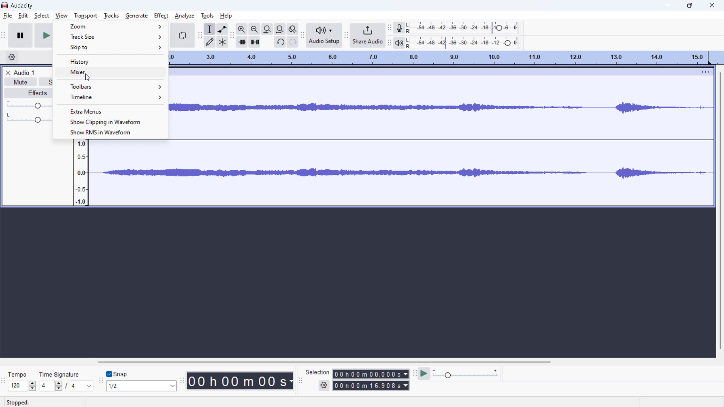  I want to click on vertical scrollbar, so click(720, 212).